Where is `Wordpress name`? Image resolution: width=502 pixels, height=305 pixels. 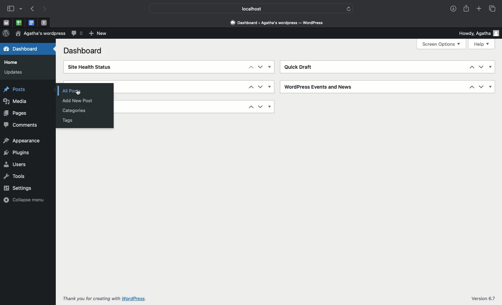
Wordpress name is located at coordinates (40, 34).